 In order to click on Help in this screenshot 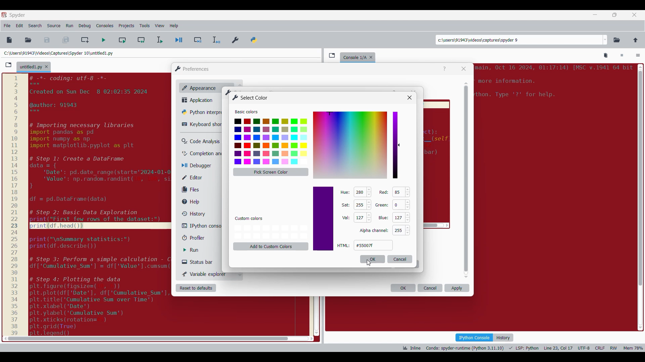, I will do `click(444, 69)`.